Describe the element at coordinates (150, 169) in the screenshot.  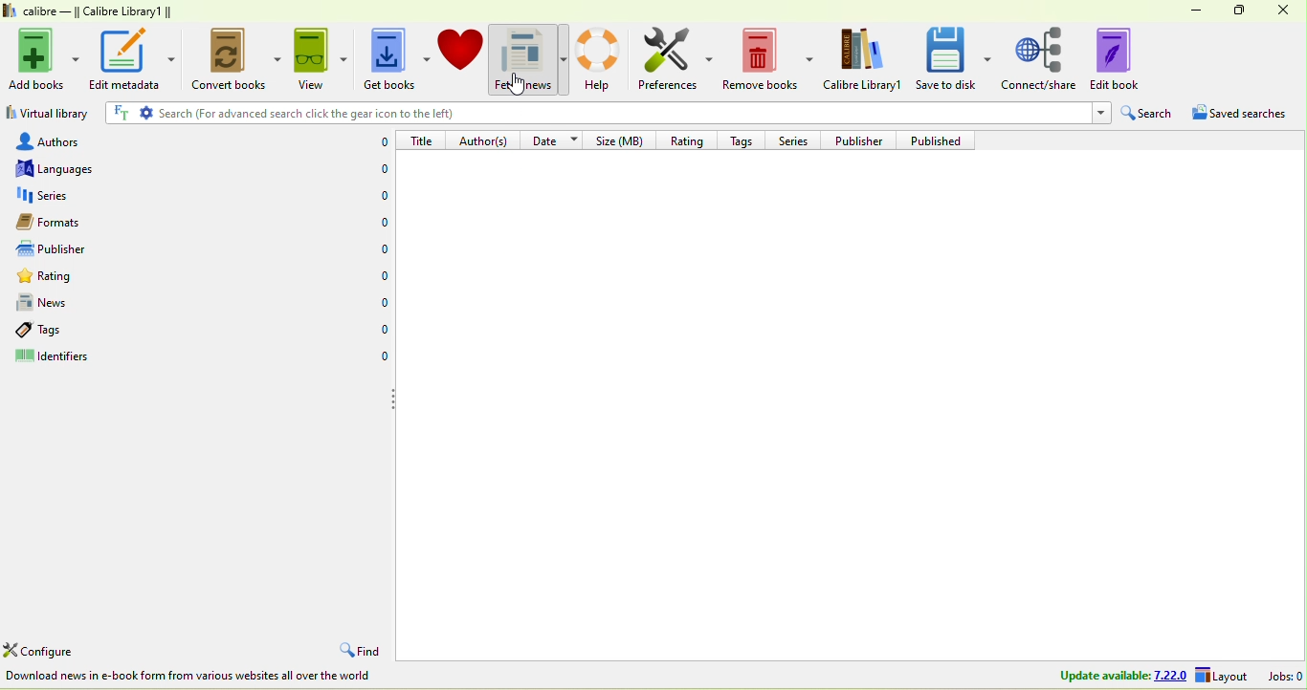
I see `languages` at that location.